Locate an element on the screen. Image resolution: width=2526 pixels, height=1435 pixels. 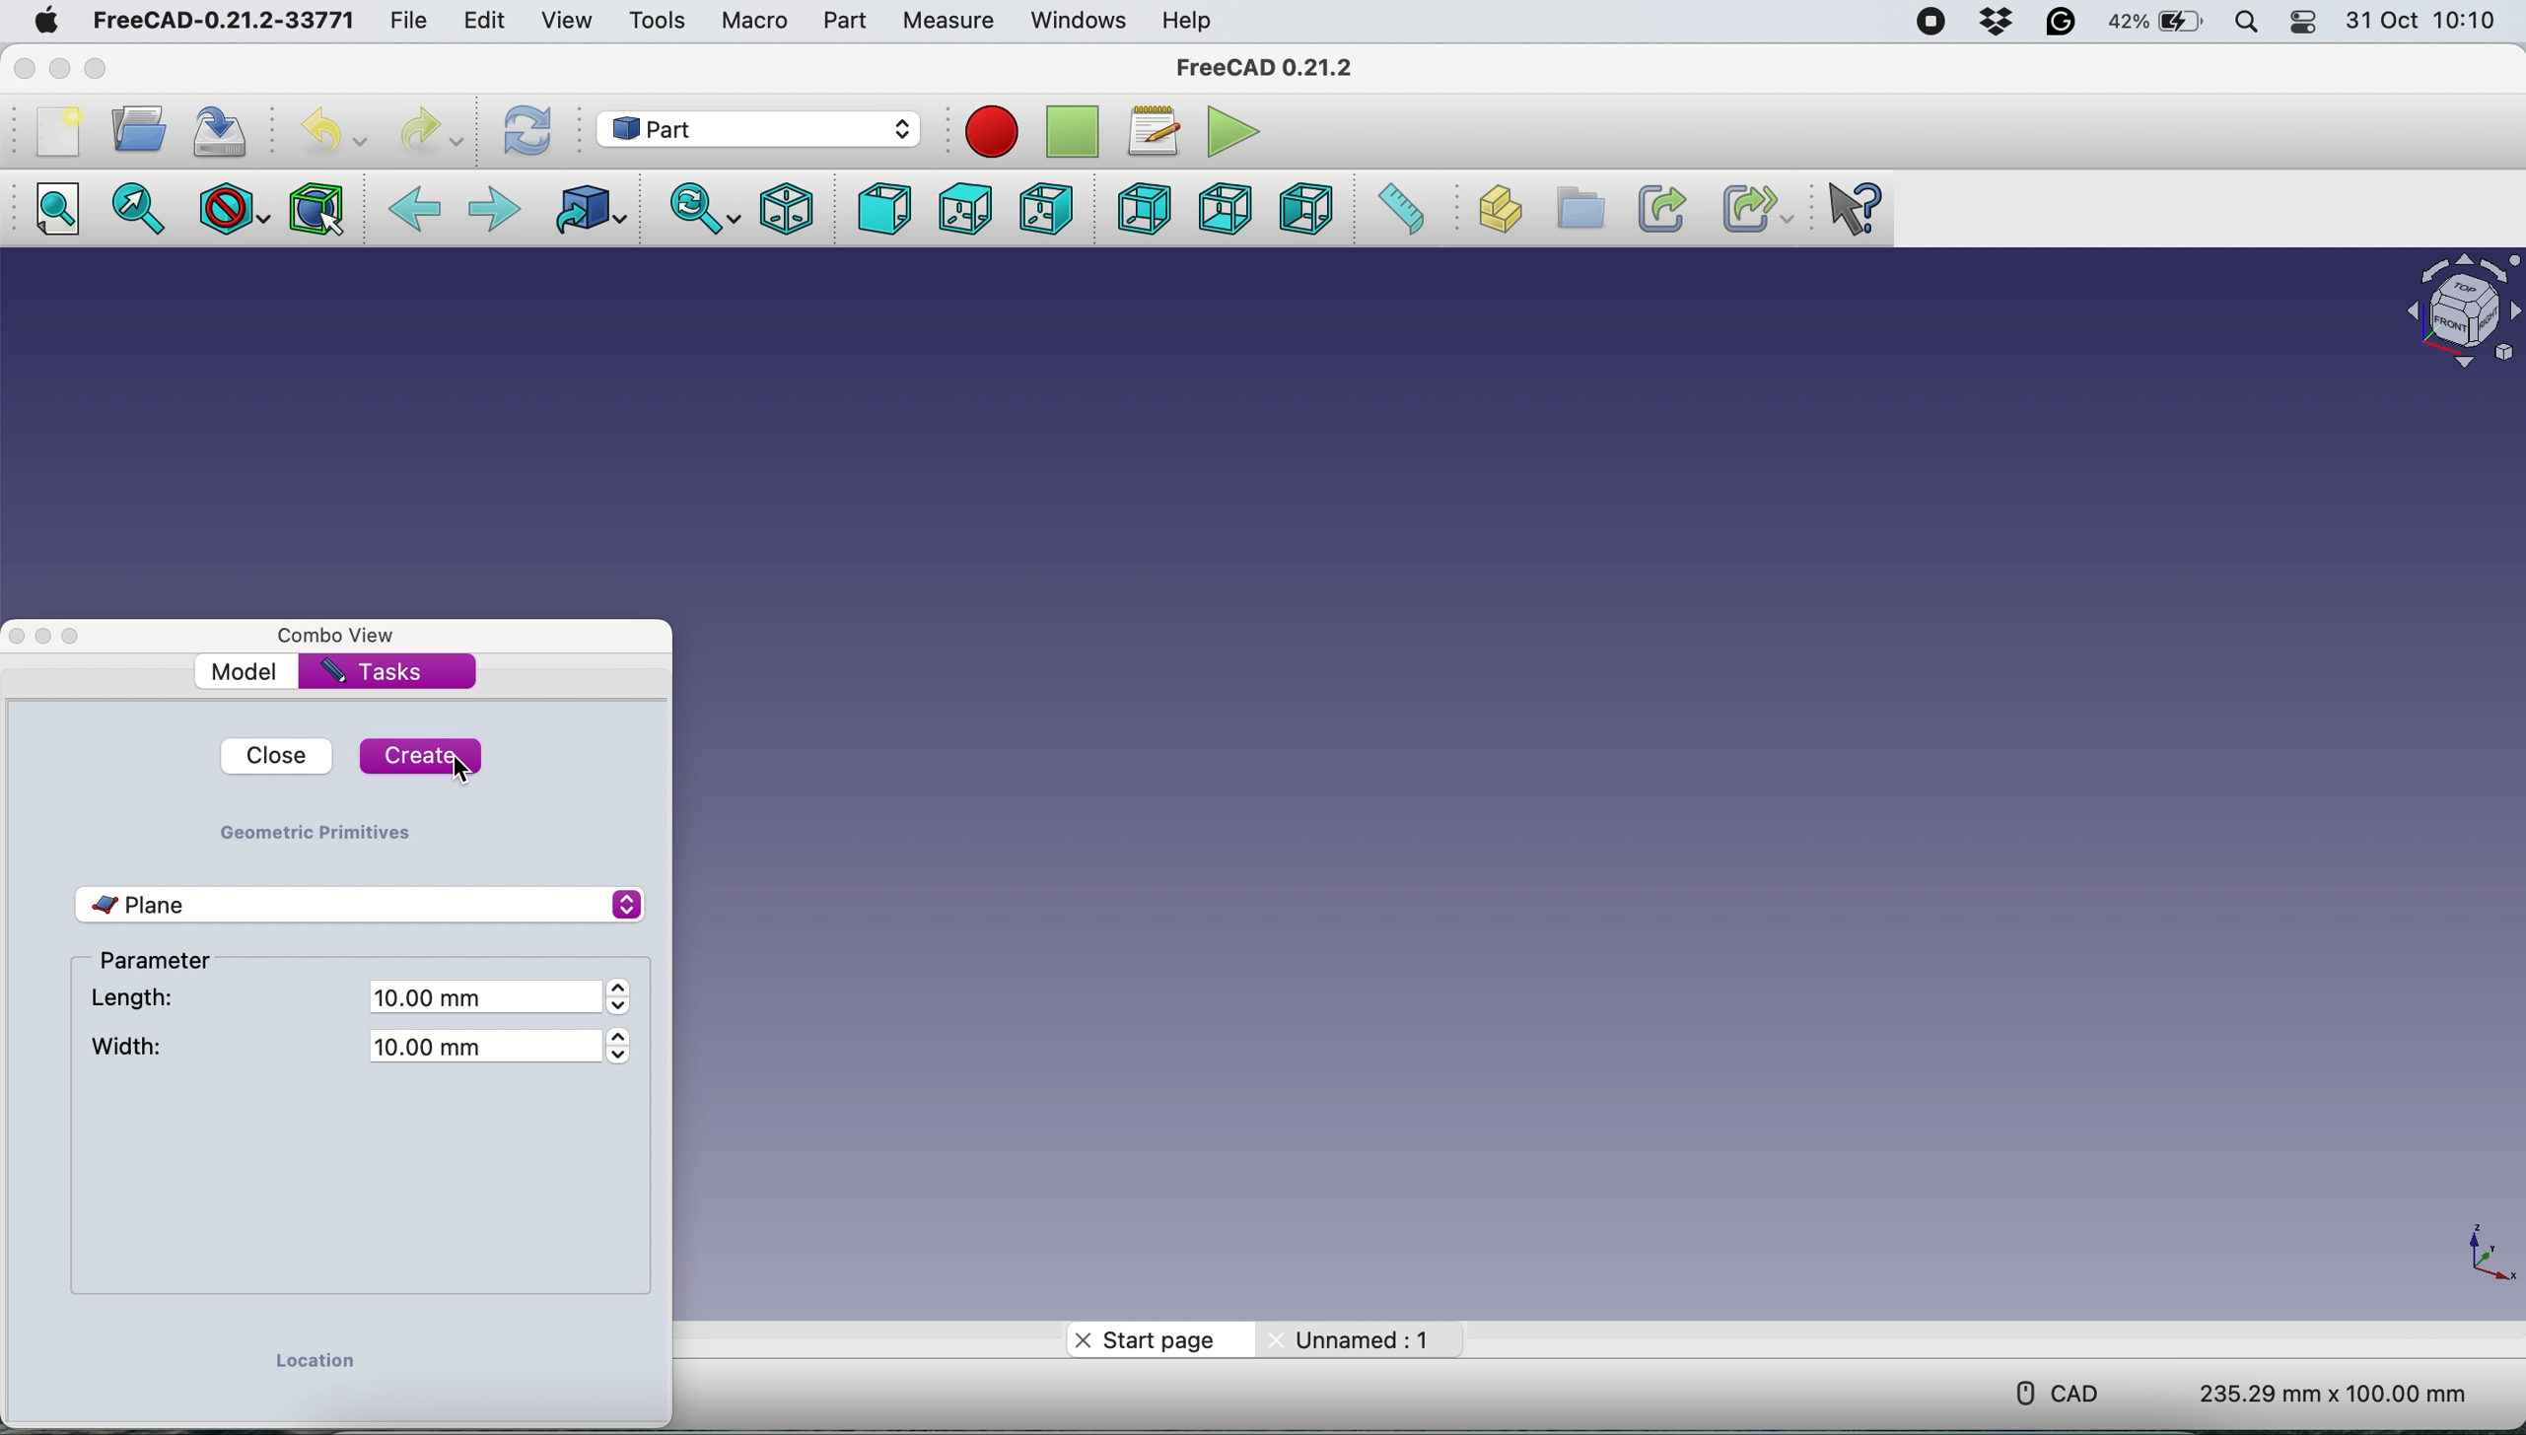
Maximize is located at coordinates (79, 634).